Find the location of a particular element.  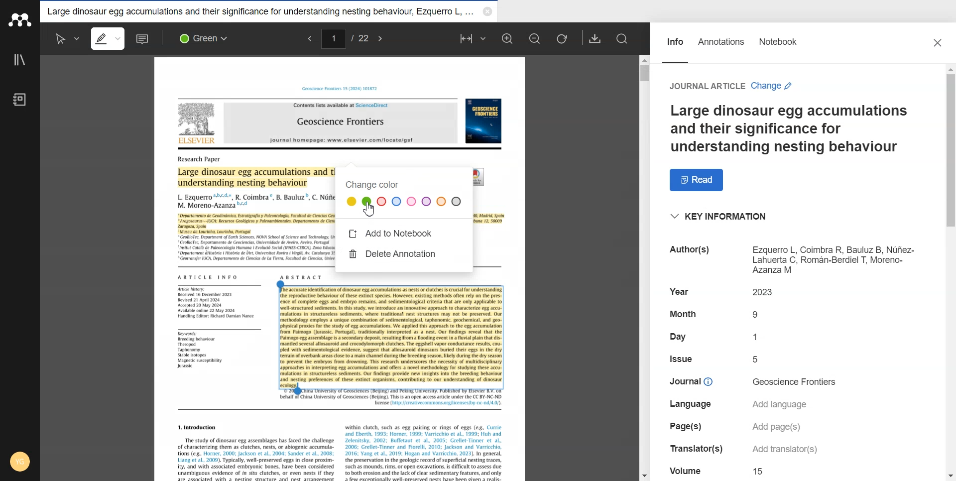

text is located at coordinates (766, 292).